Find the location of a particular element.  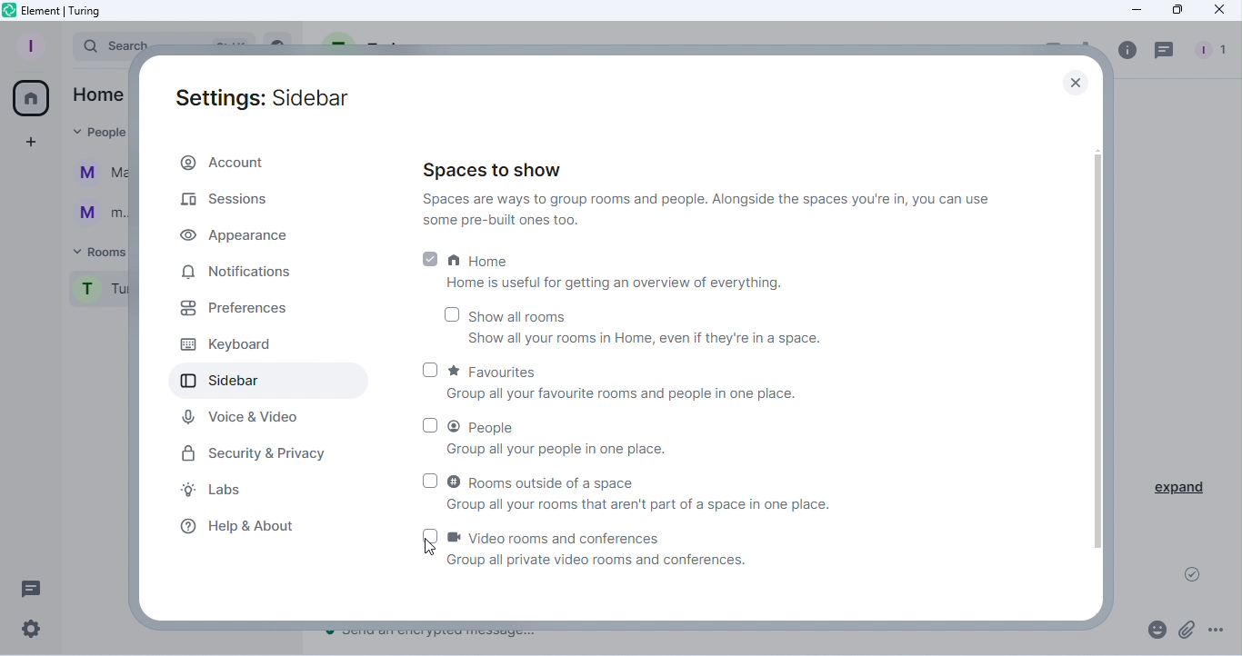

Security and privacy is located at coordinates (250, 451).